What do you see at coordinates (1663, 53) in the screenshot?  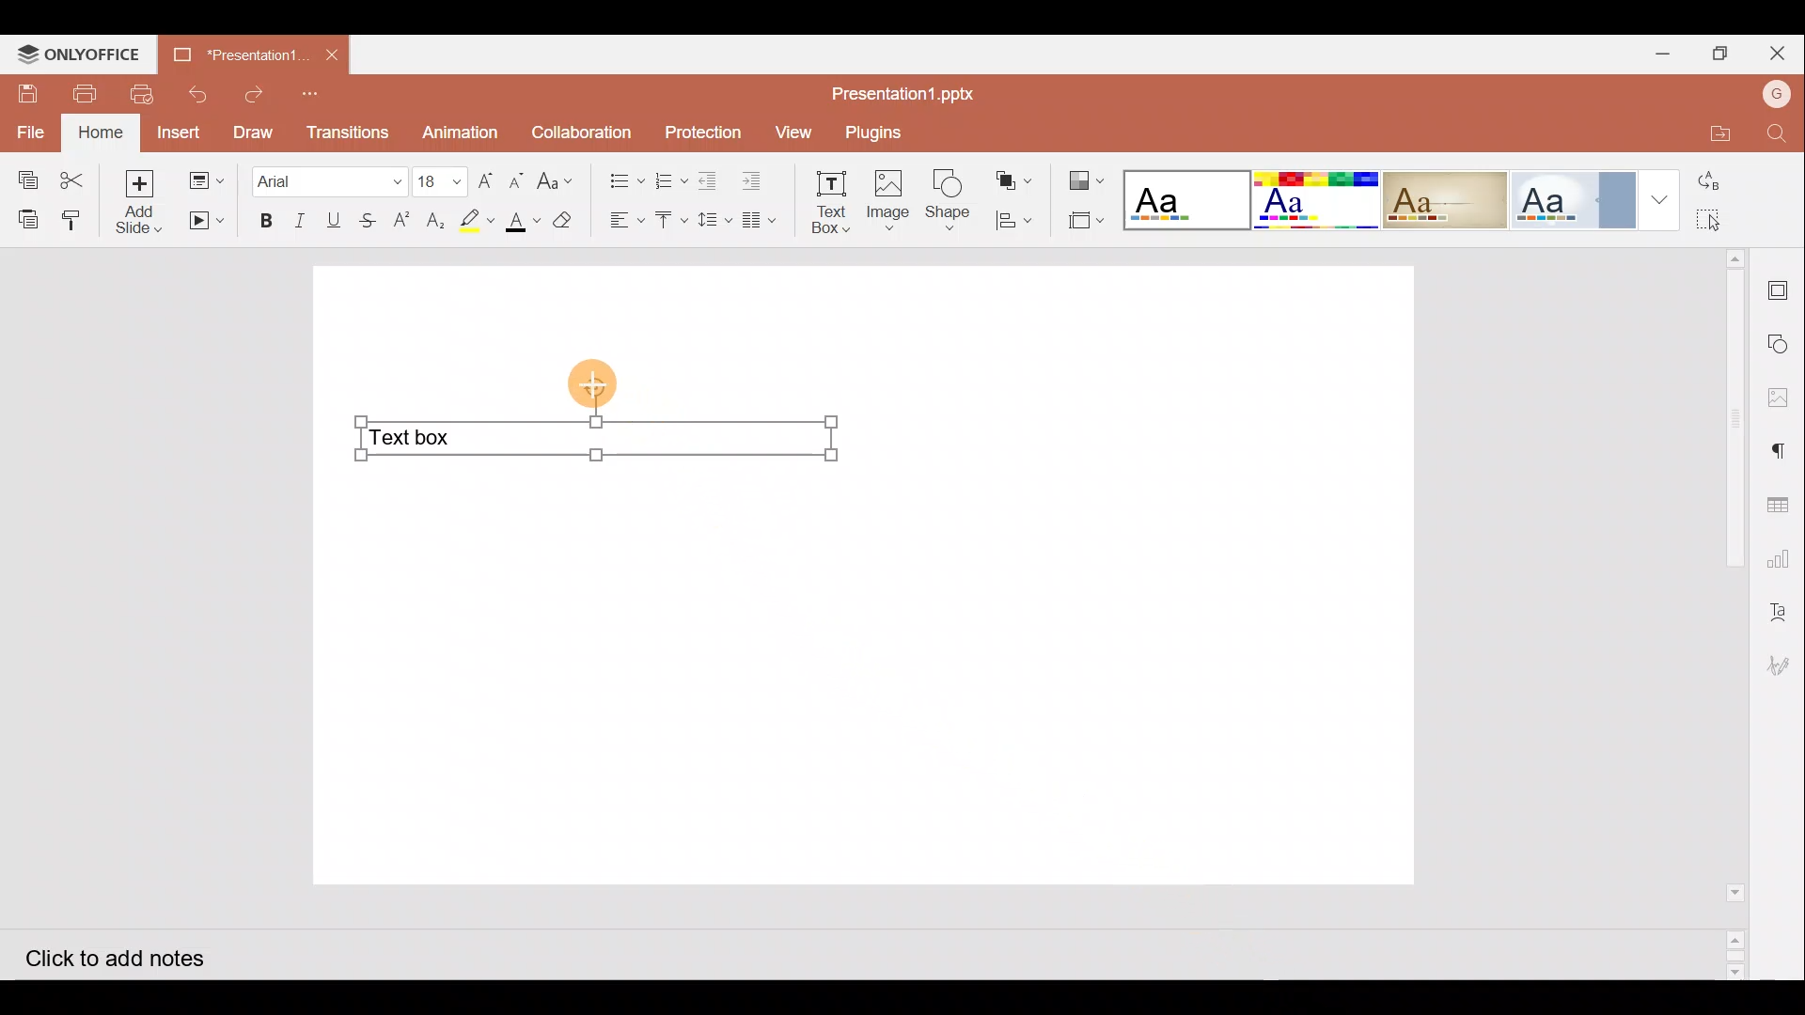 I see `Minimize` at bounding box center [1663, 53].